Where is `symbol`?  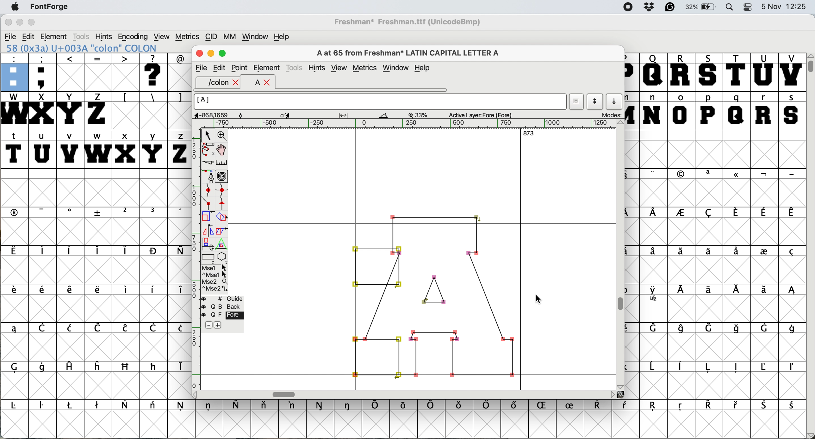
symbol is located at coordinates (709, 174).